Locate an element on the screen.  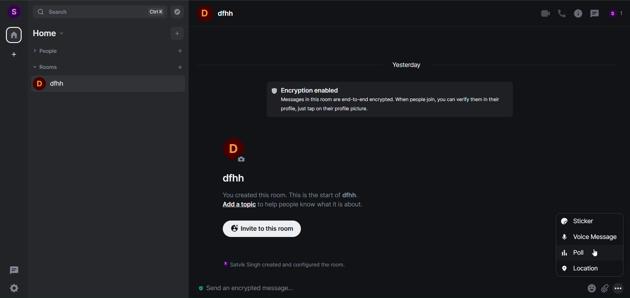
text is located at coordinates (287, 194).